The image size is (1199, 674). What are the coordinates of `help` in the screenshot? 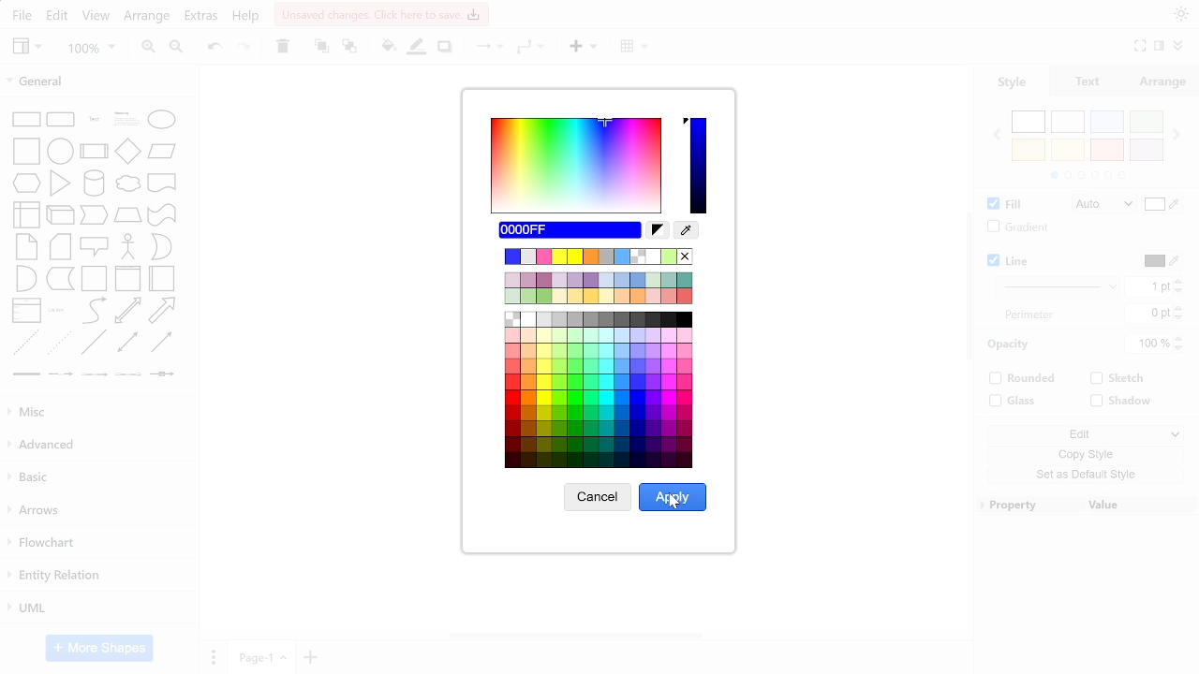 It's located at (246, 18).